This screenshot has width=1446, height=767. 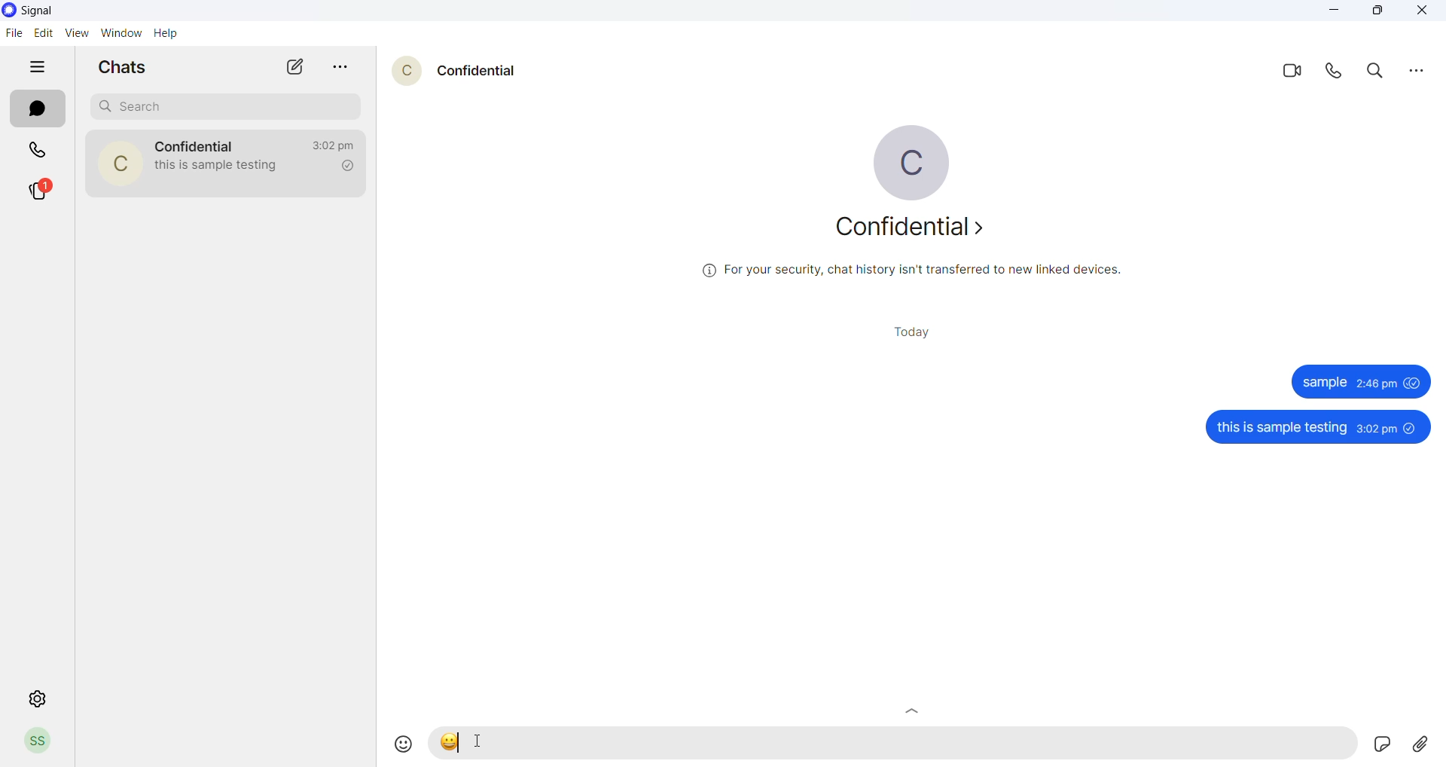 I want to click on 3:02 pm, so click(x=1376, y=428).